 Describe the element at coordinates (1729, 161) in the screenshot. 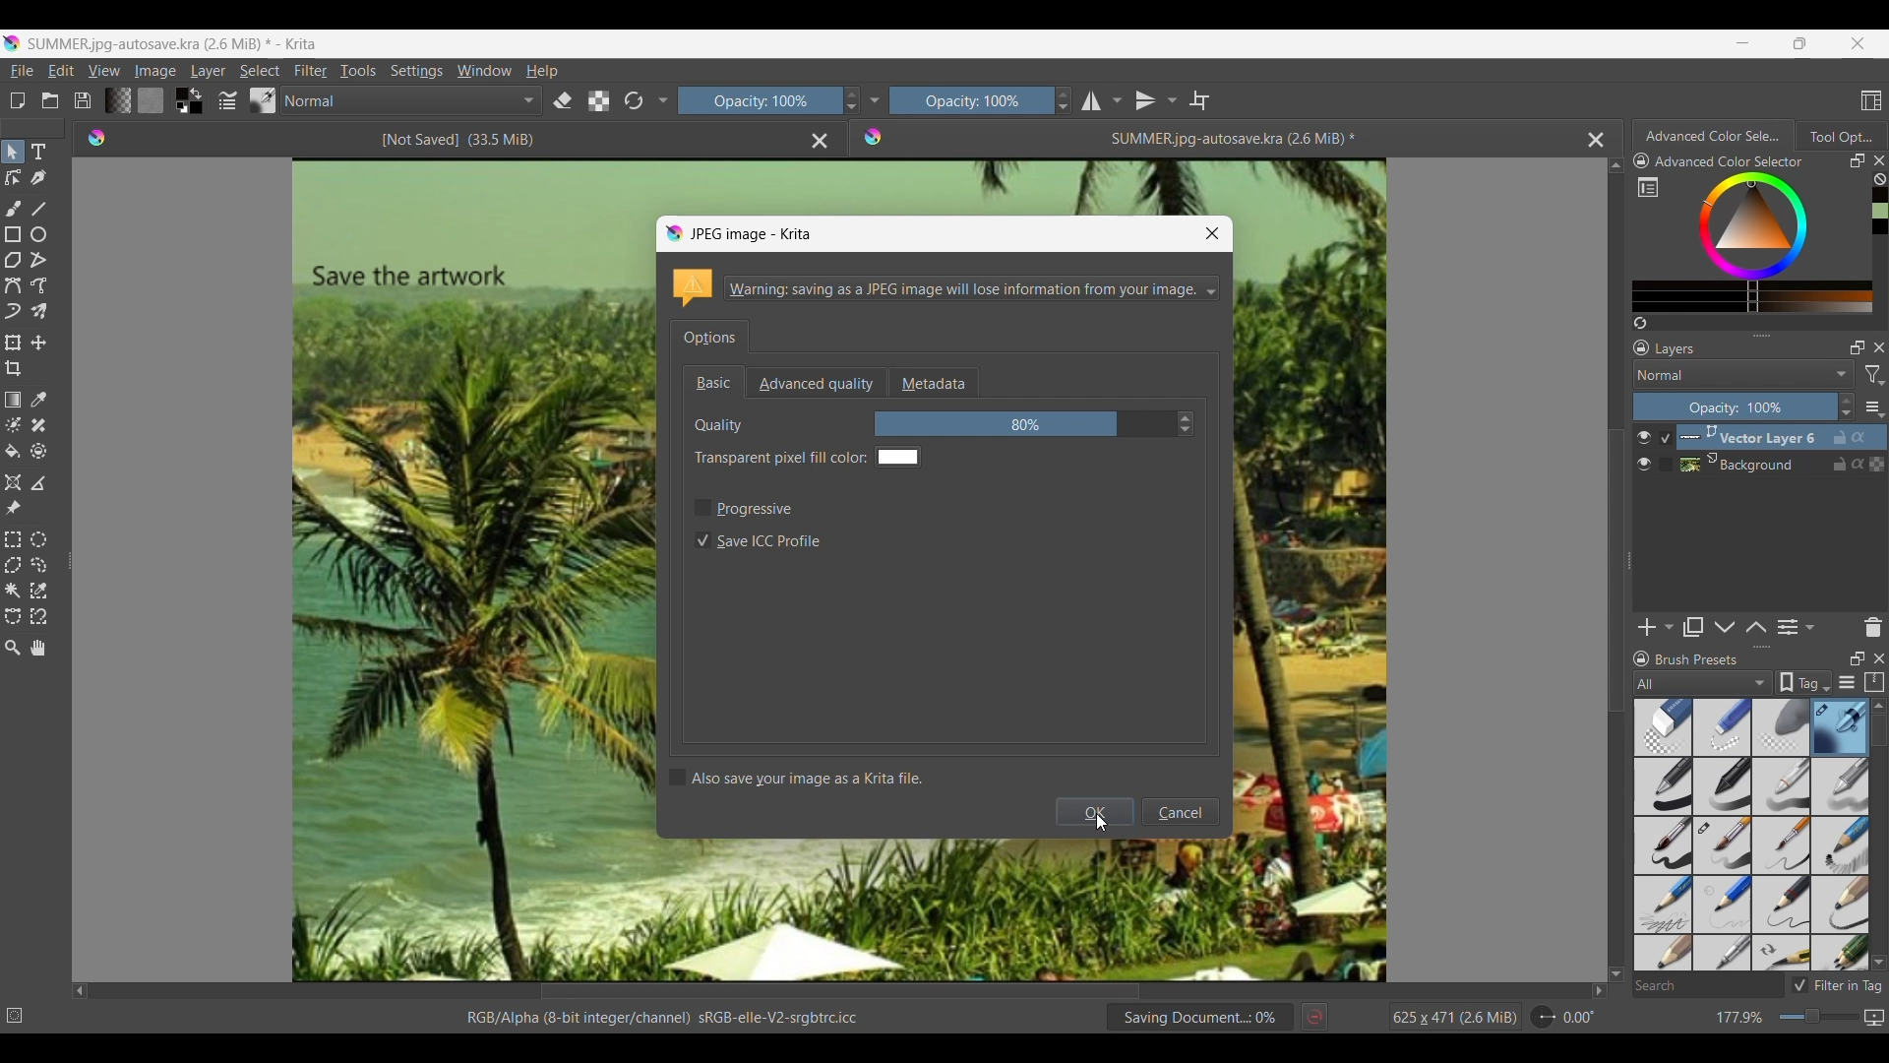

I see `Name of current color setting` at that location.